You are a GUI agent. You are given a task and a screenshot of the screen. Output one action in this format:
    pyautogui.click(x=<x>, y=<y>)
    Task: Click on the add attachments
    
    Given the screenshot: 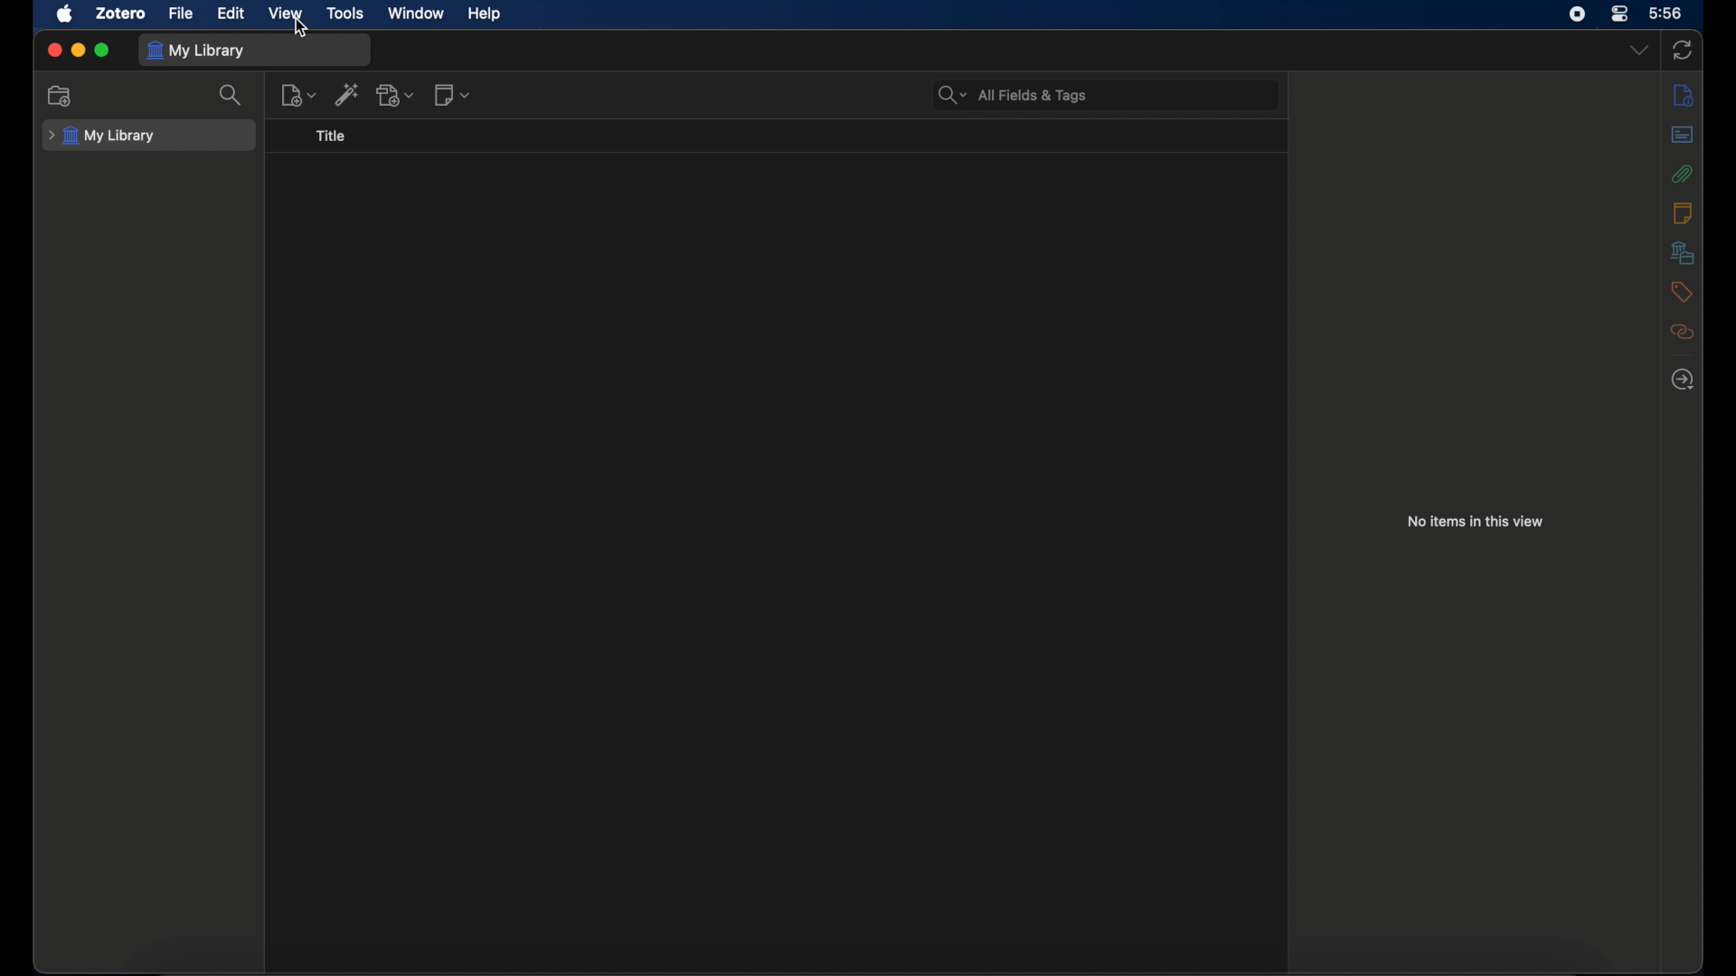 What is the action you would take?
    pyautogui.click(x=397, y=95)
    